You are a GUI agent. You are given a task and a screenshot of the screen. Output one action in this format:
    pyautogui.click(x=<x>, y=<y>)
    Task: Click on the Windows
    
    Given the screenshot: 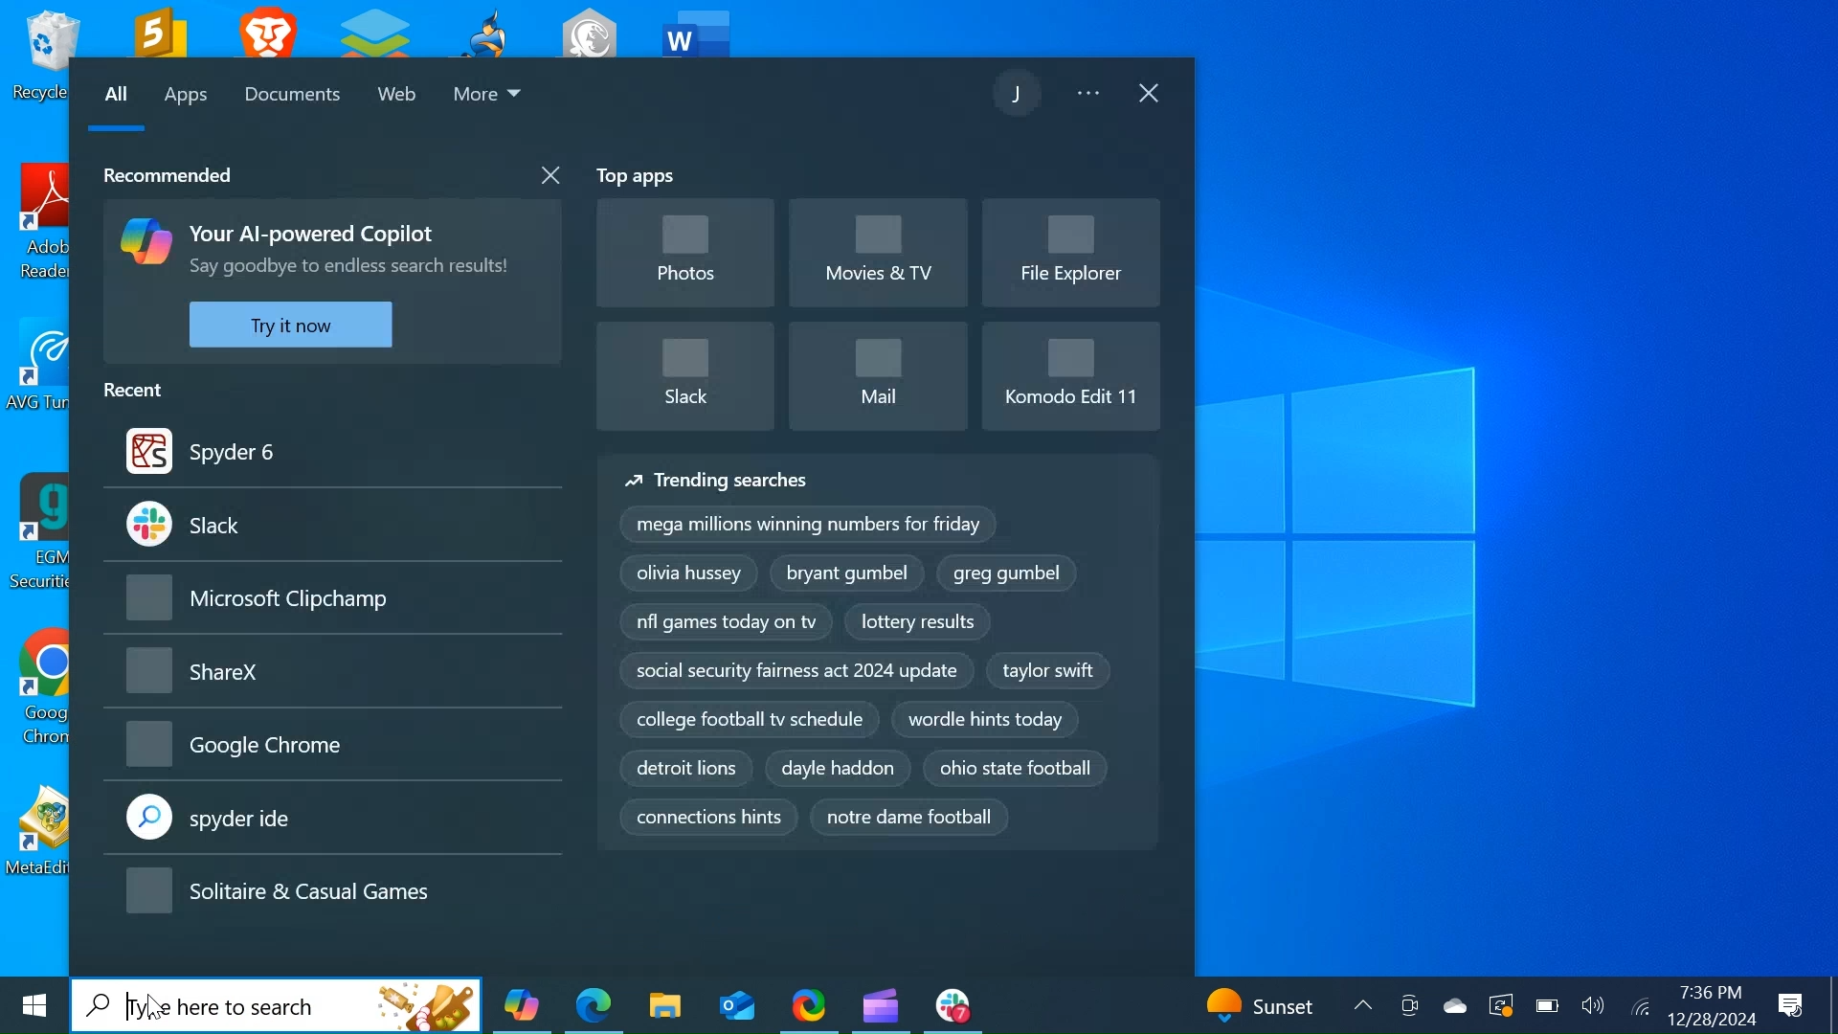 What is the action you would take?
    pyautogui.click(x=32, y=1010)
    